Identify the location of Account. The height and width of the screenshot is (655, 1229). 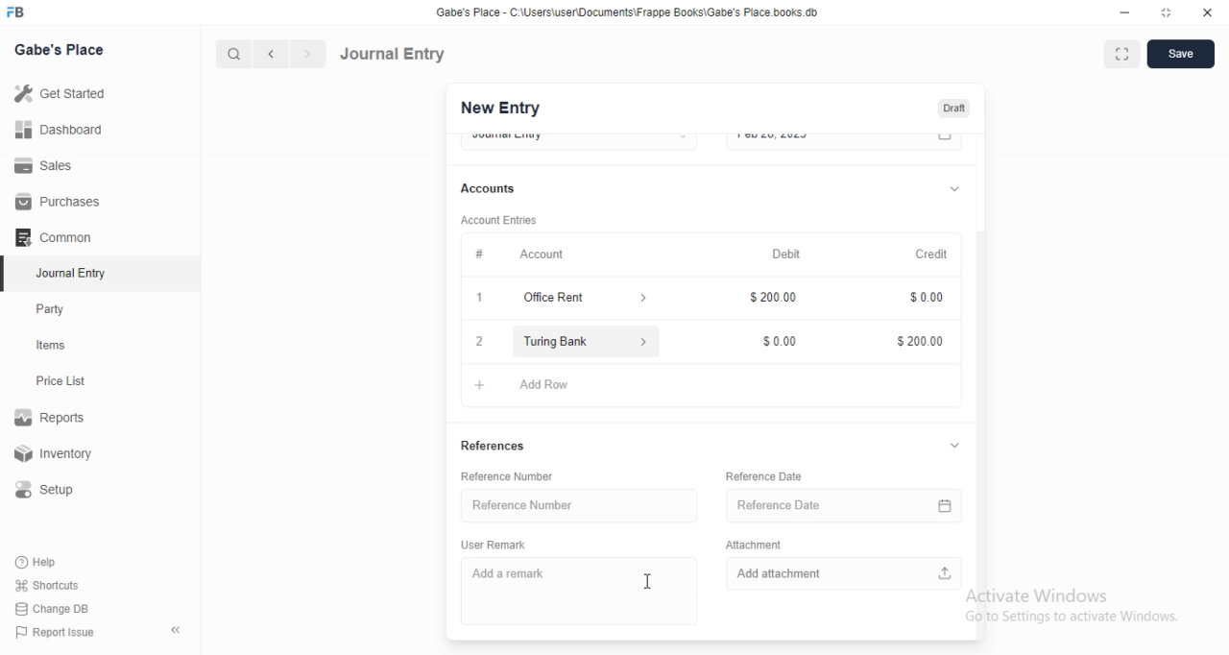
(543, 253).